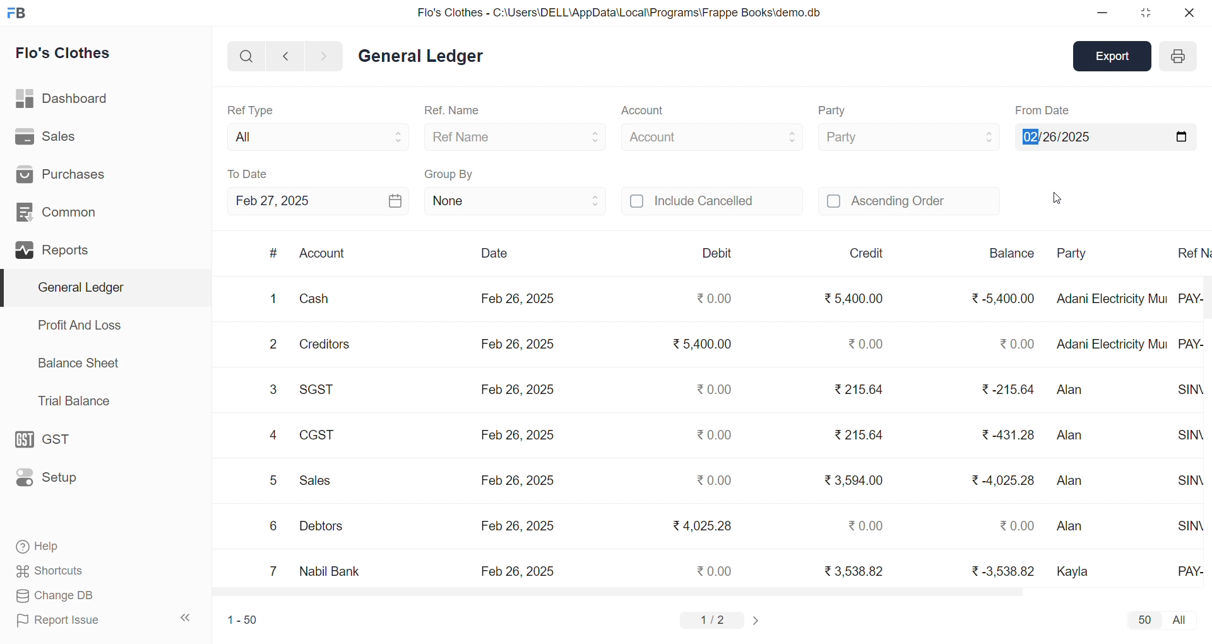 This screenshot has height=644, width=1212. Describe the element at coordinates (518, 299) in the screenshot. I see `Feb 26, 2025` at that location.